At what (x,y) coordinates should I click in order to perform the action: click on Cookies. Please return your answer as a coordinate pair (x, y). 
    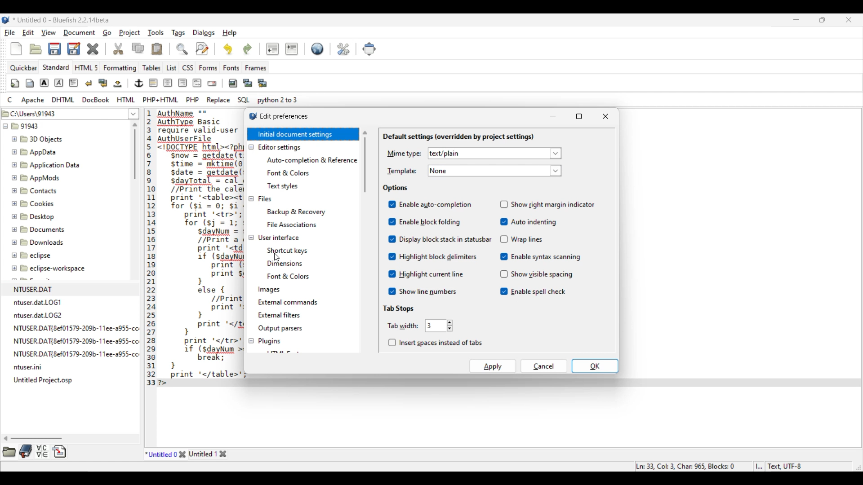
    Looking at the image, I should click on (42, 205).